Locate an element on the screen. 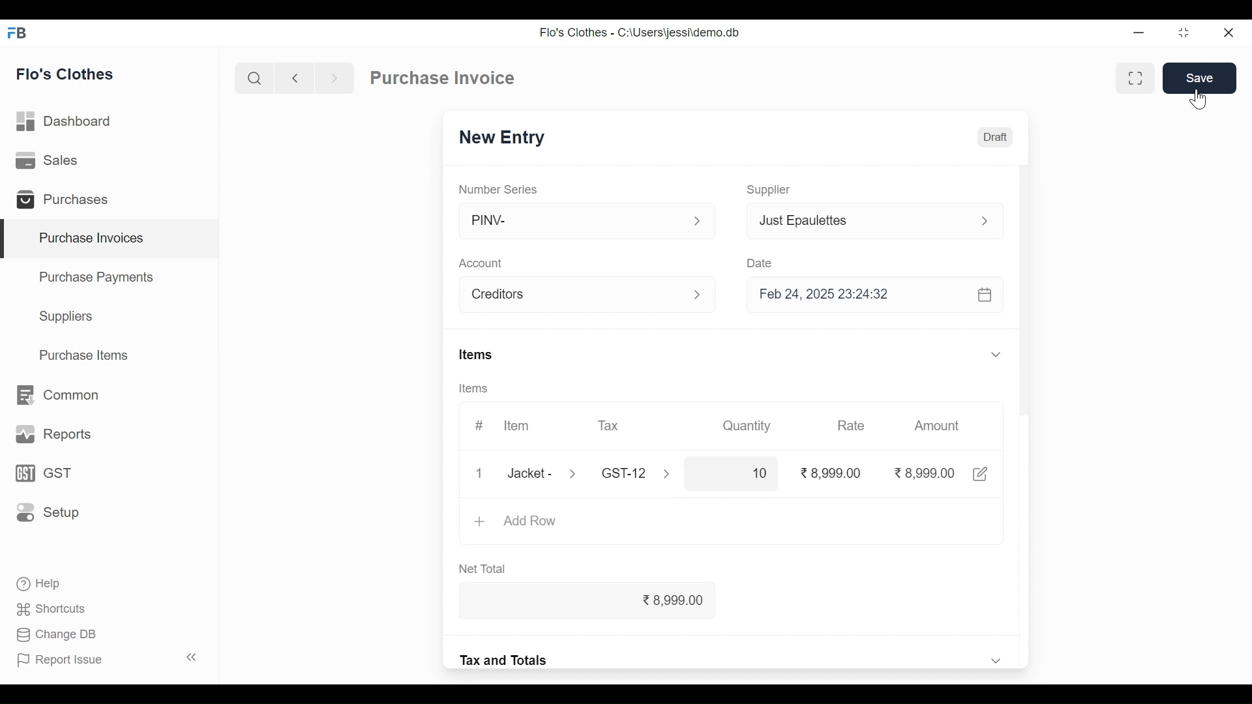 This screenshot has height=704, width=1252. Search is located at coordinates (255, 78).